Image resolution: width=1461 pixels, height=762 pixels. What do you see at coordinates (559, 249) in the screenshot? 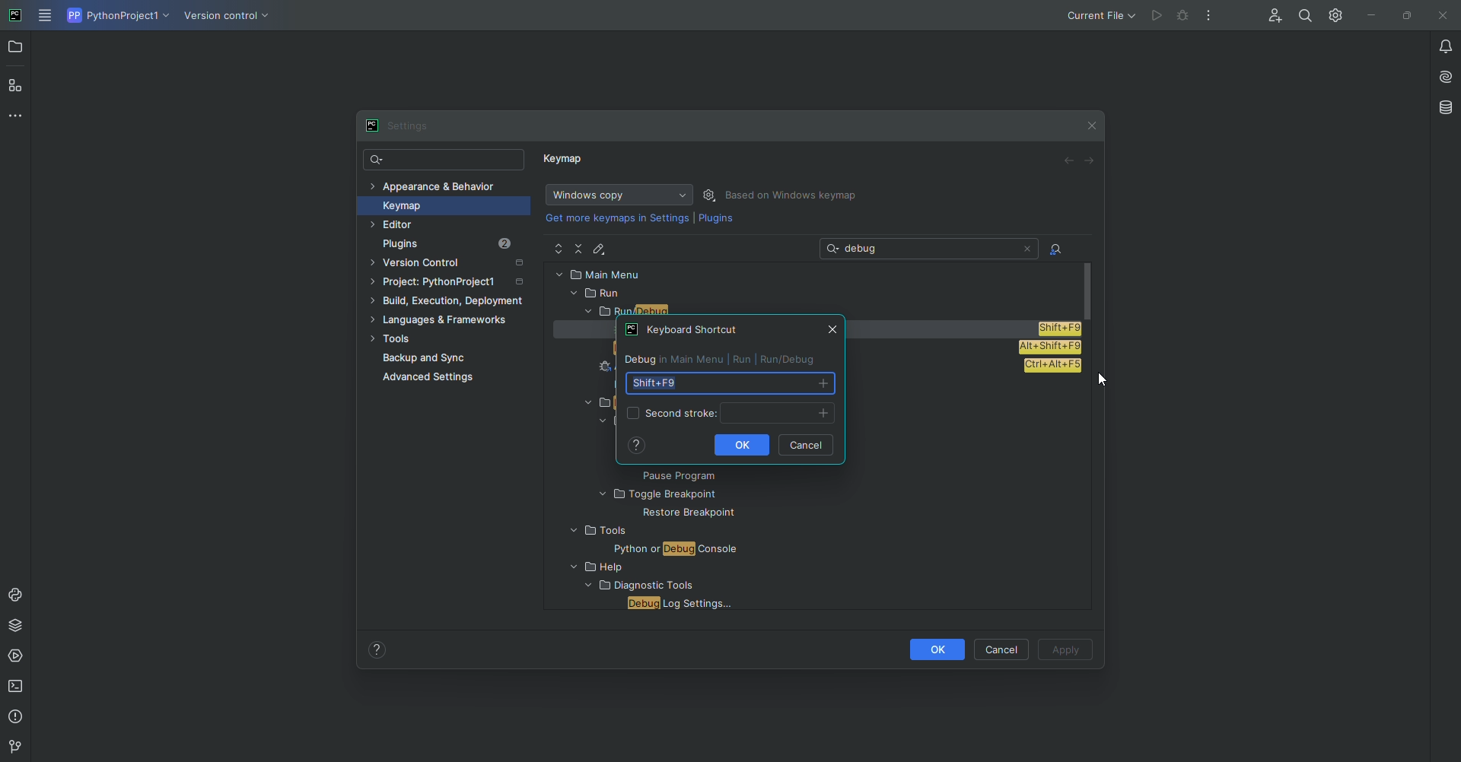
I see `Expand` at bounding box center [559, 249].